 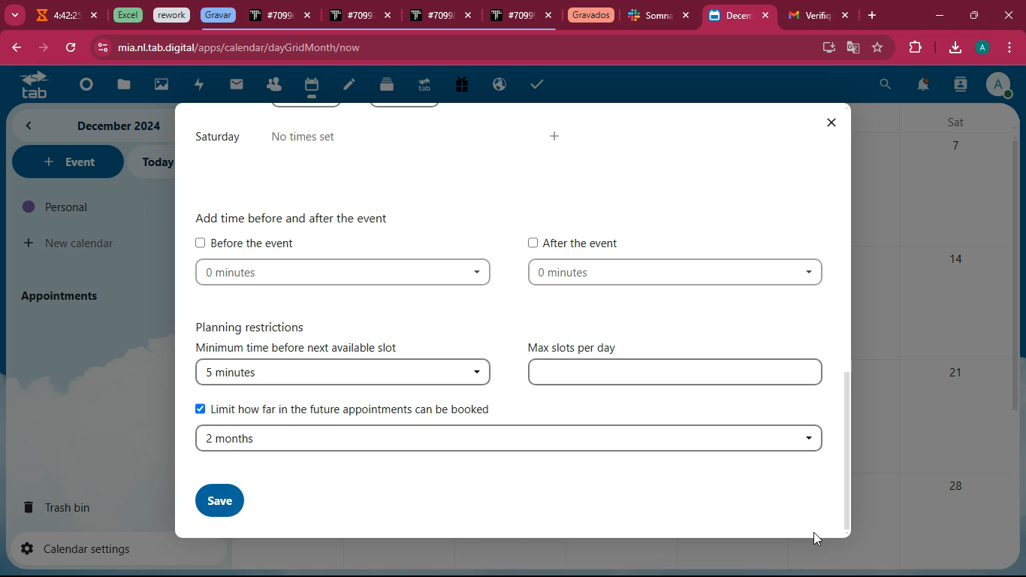 What do you see at coordinates (121, 86) in the screenshot?
I see `files` at bounding box center [121, 86].